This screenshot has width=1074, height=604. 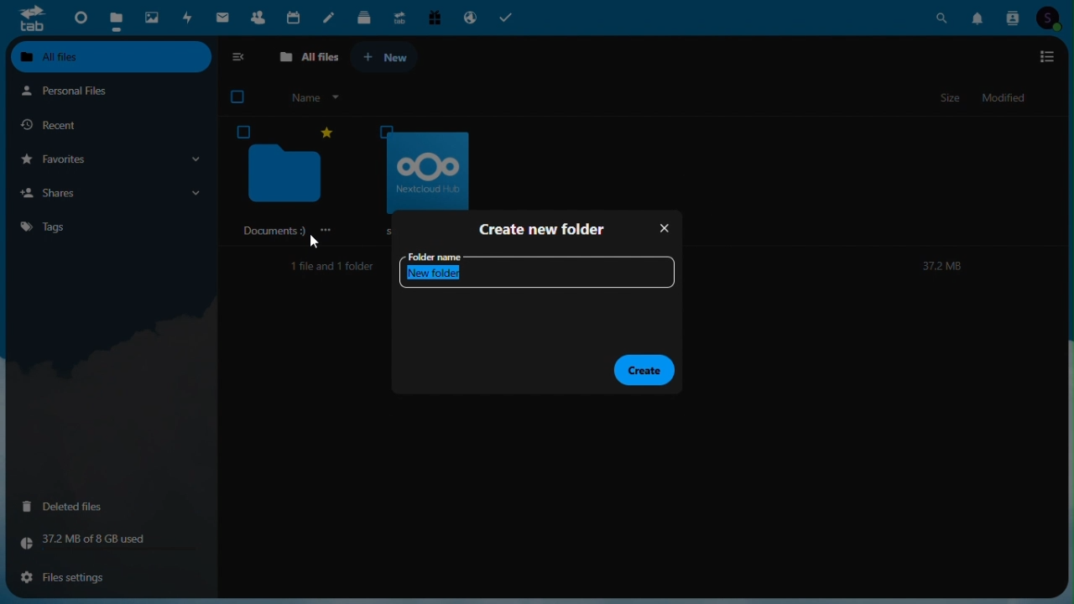 What do you see at coordinates (542, 229) in the screenshot?
I see `Create new folder` at bounding box center [542, 229].